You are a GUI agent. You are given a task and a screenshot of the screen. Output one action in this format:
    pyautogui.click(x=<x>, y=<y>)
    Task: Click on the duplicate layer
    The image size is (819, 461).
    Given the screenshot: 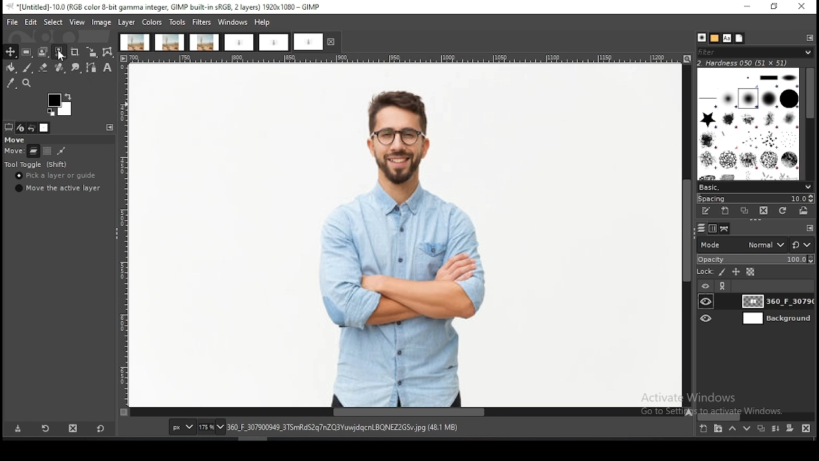 What is the action you would take?
    pyautogui.click(x=759, y=428)
    